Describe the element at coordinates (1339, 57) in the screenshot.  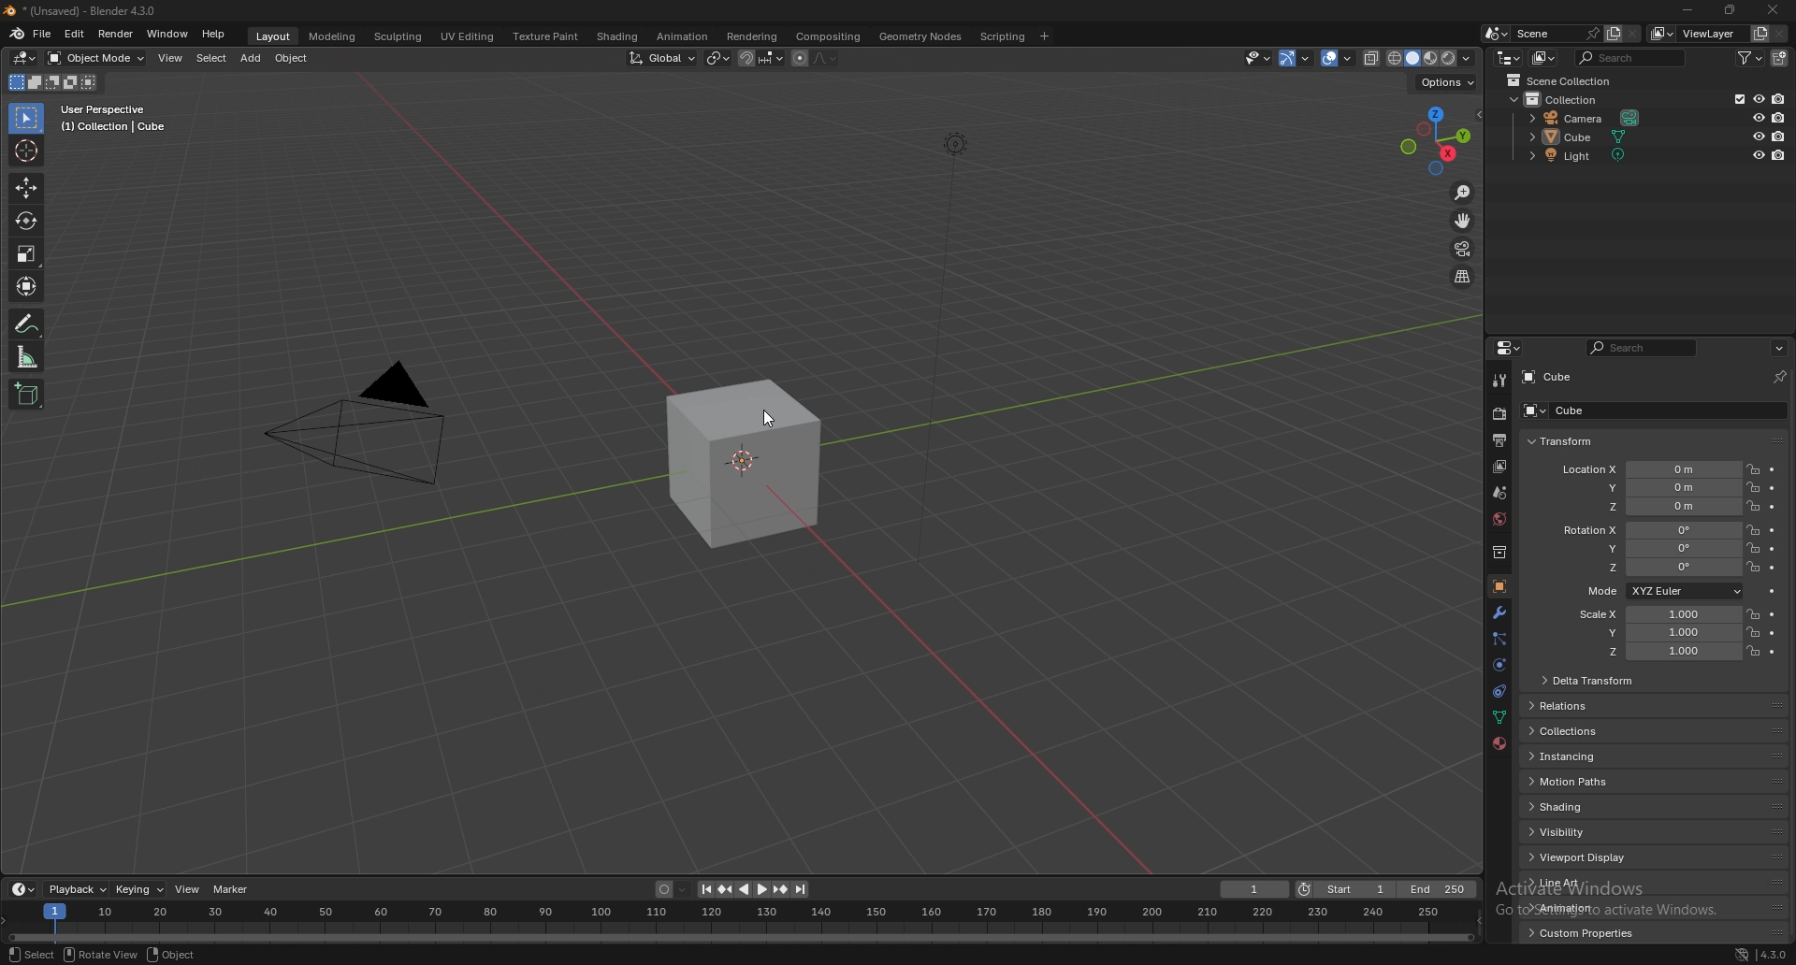
I see `show overlays` at that location.